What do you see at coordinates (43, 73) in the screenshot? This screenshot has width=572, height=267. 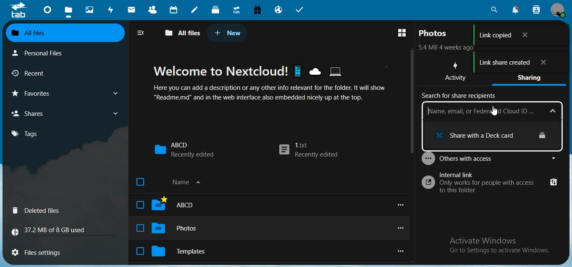 I see `recent` at bounding box center [43, 73].